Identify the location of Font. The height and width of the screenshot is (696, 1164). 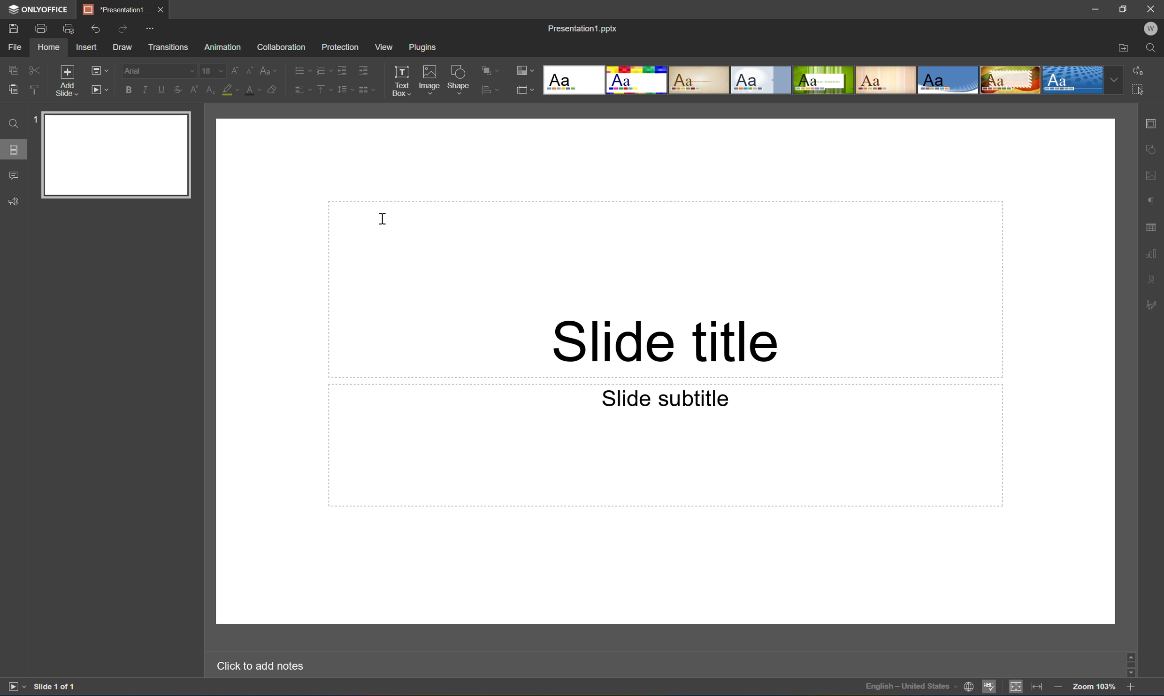
(160, 71).